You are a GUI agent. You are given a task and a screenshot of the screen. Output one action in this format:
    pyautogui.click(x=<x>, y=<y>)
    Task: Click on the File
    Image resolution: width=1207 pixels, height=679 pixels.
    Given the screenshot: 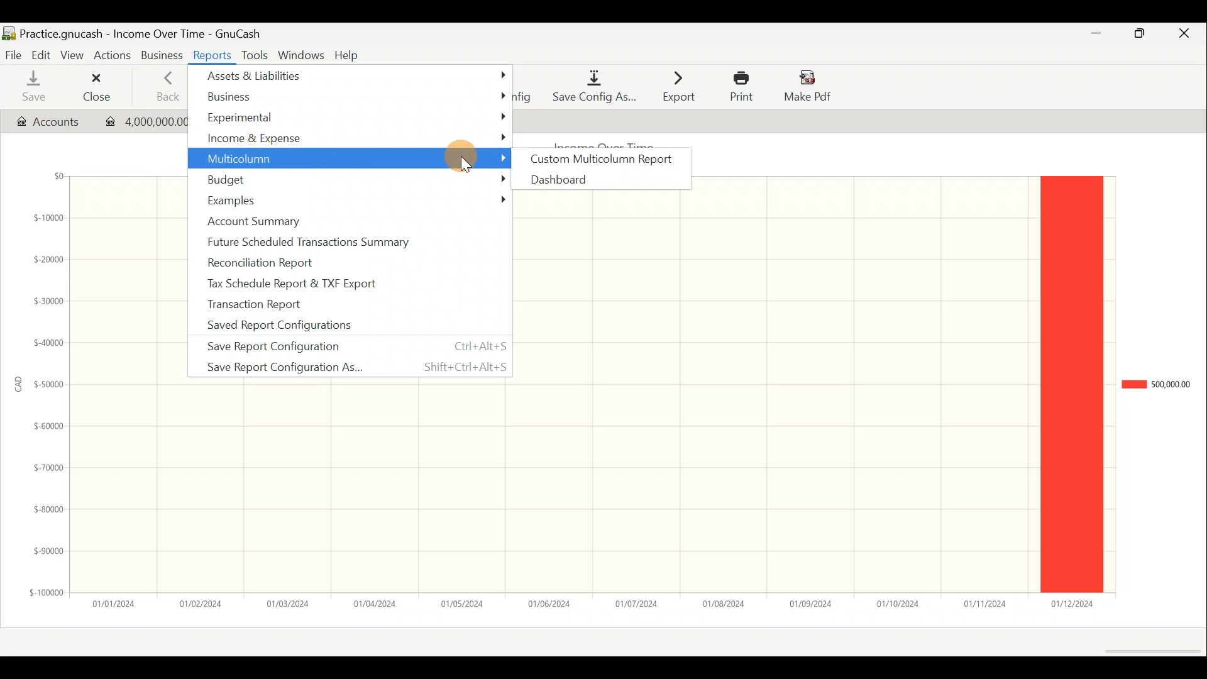 What is the action you would take?
    pyautogui.click(x=14, y=54)
    